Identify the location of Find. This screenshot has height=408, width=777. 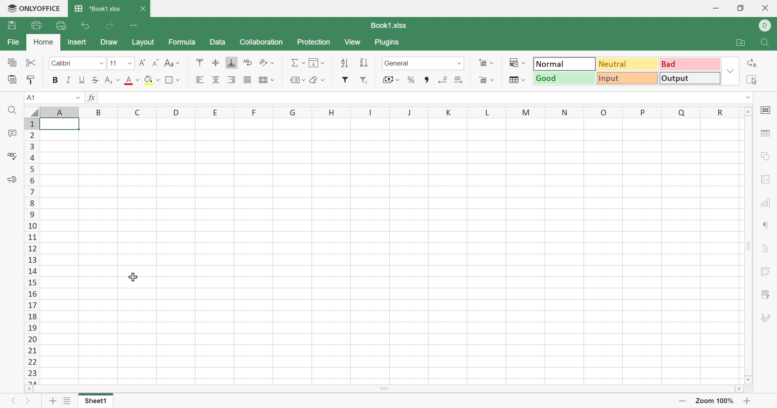
(767, 42).